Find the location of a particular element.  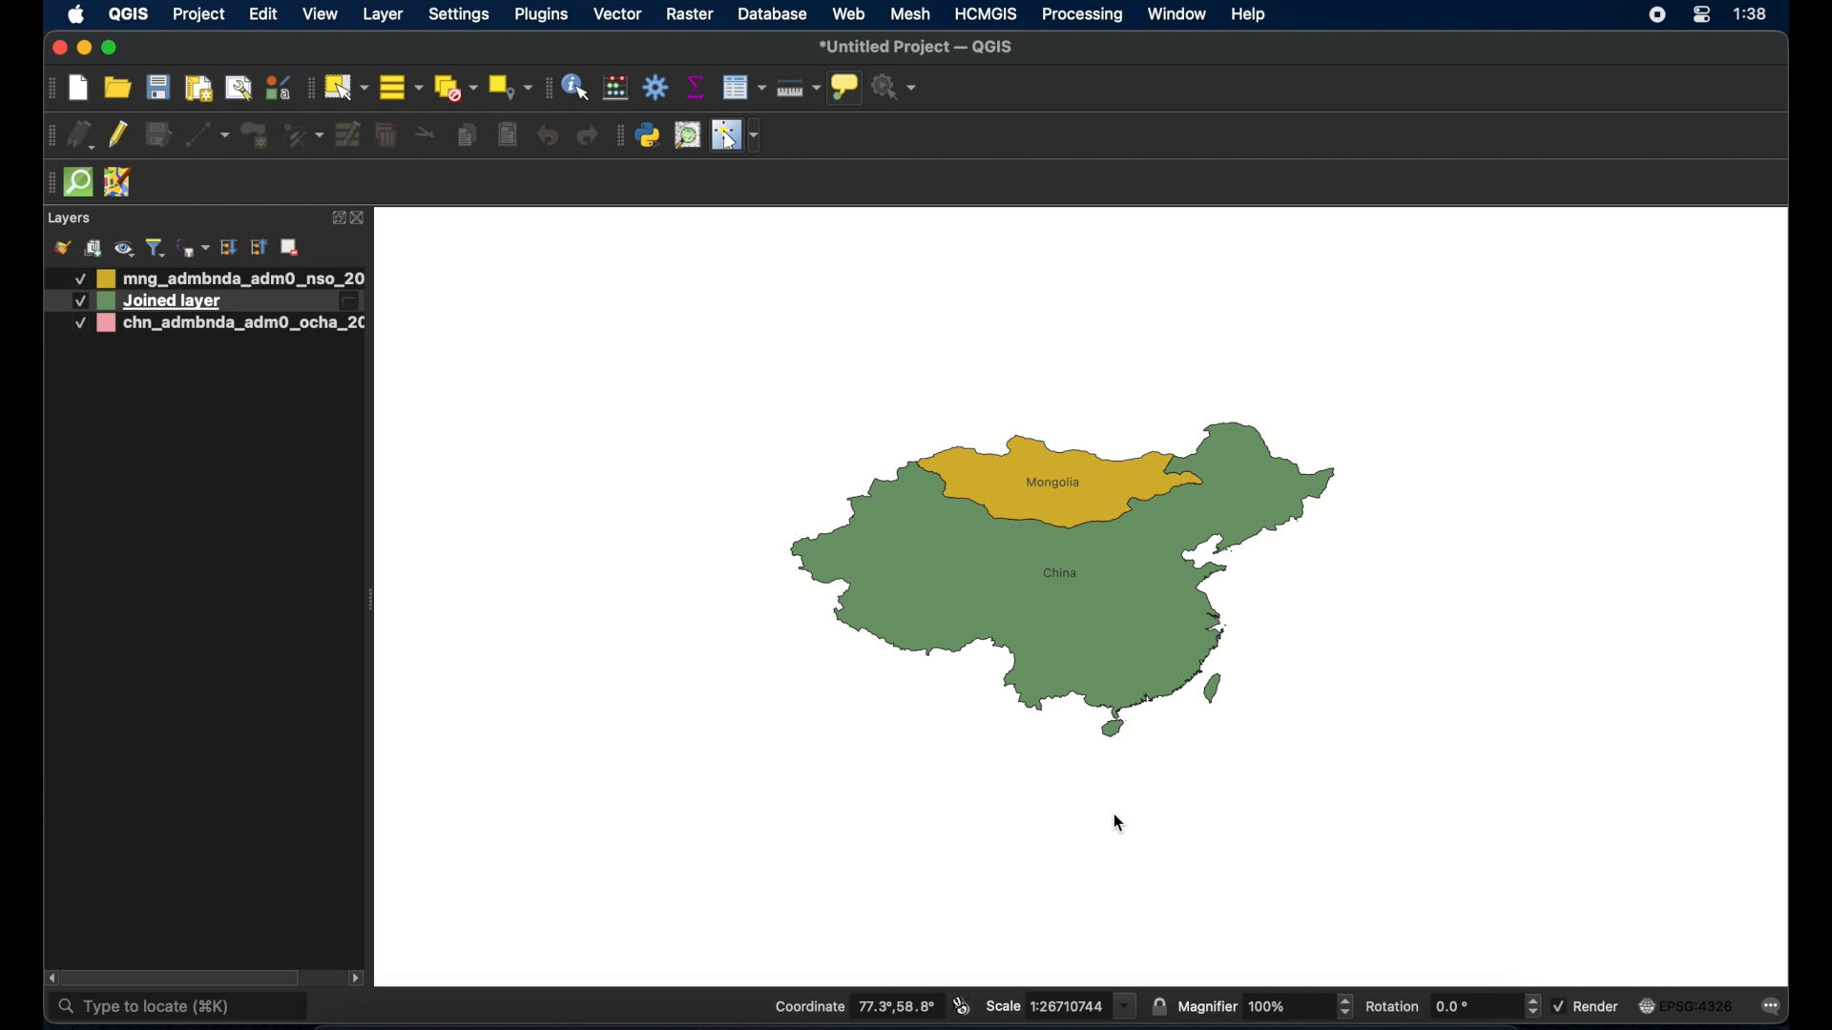

HCMGIS is located at coordinates (985, 13).